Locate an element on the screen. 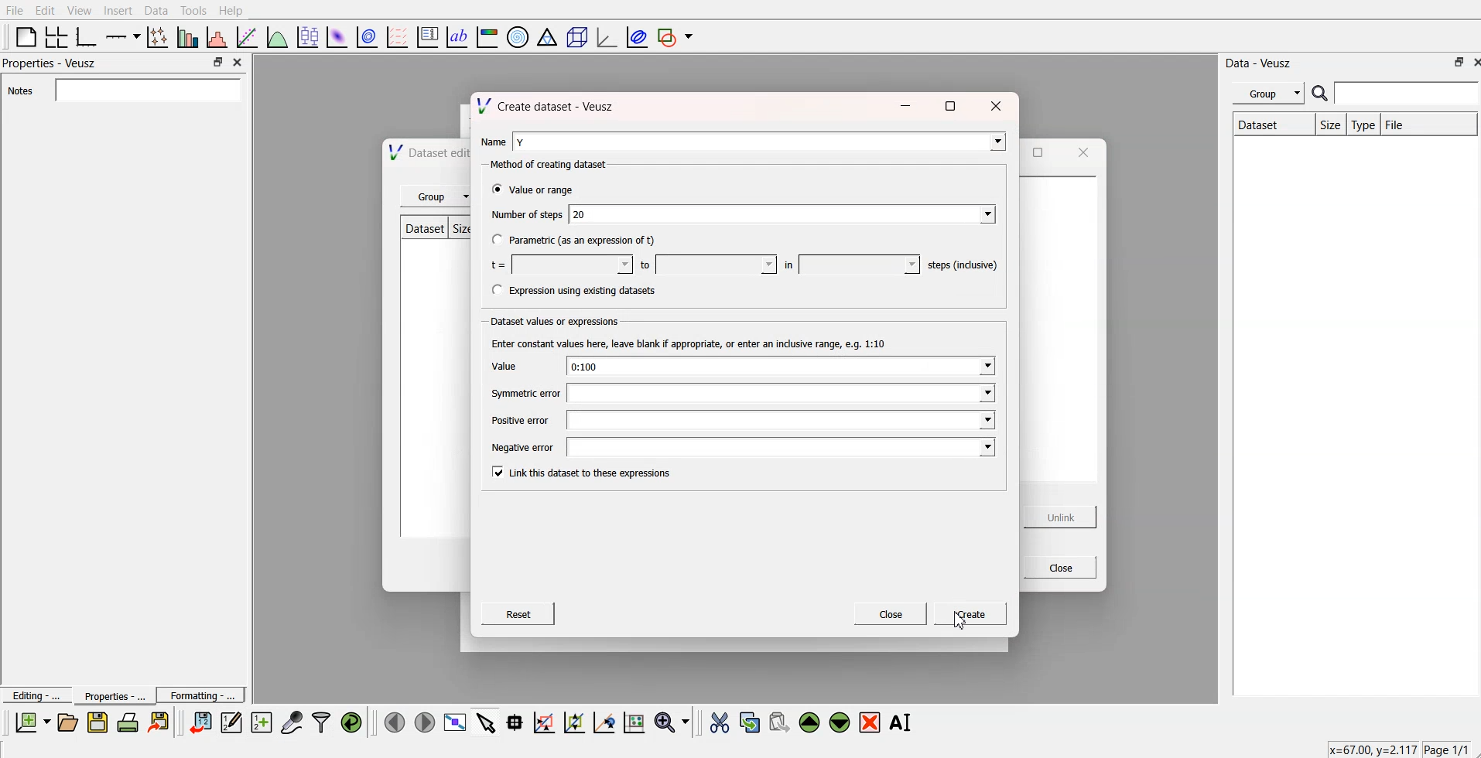 The height and width of the screenshot is (758, 1481). Close is located at coordinates (891, 615).